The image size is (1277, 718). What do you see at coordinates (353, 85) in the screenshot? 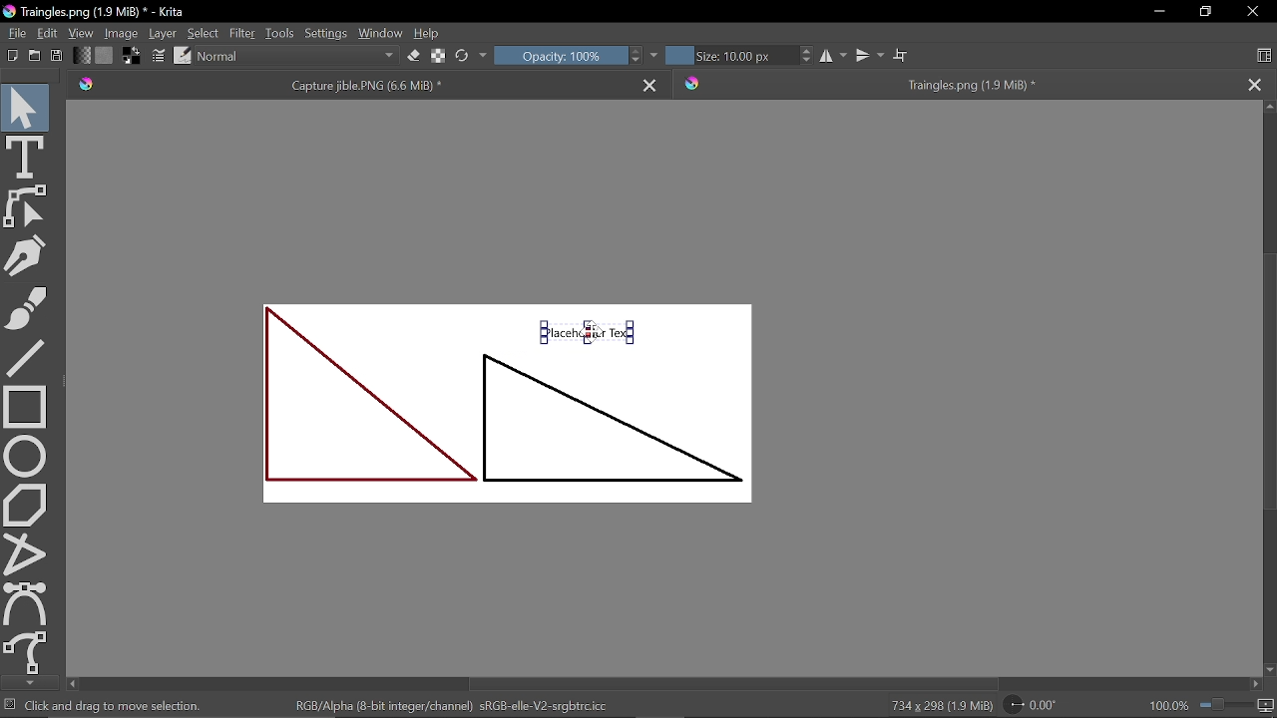
I see `Capture jible.PNG (6.6 MiB) *` at bounding box center [353, 85].